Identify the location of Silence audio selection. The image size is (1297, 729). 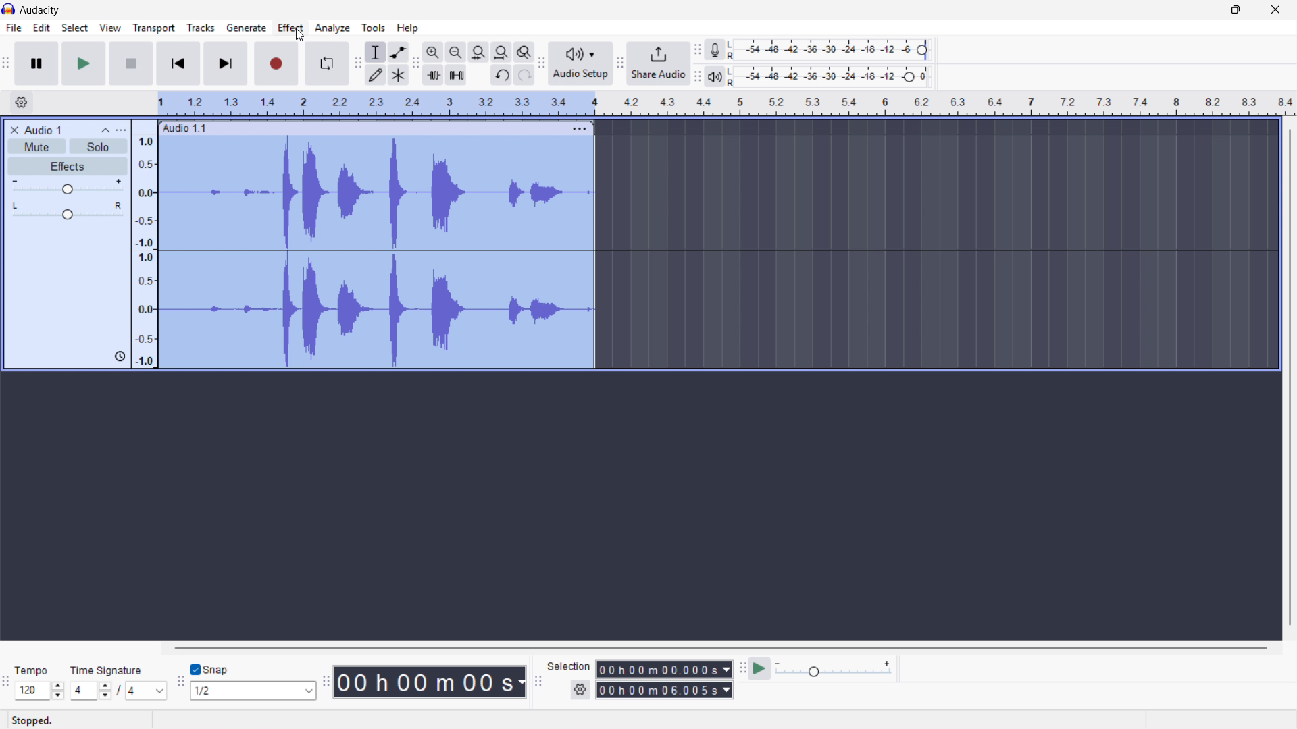
(457, 75).